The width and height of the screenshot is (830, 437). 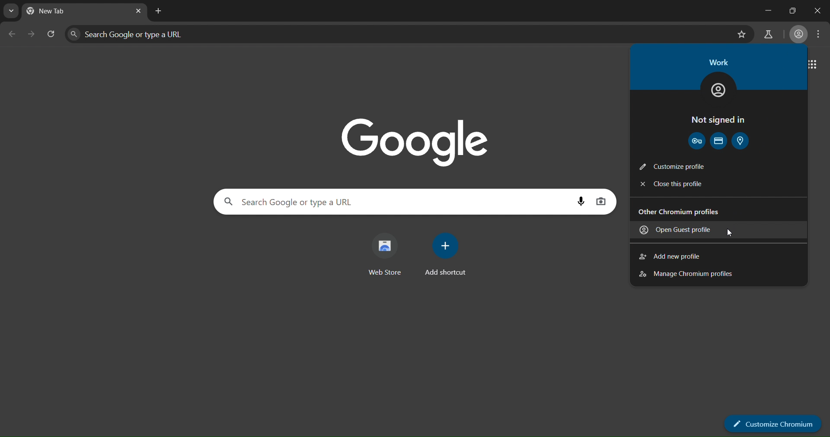 I want to click on payment, so click(x=719, y=141).